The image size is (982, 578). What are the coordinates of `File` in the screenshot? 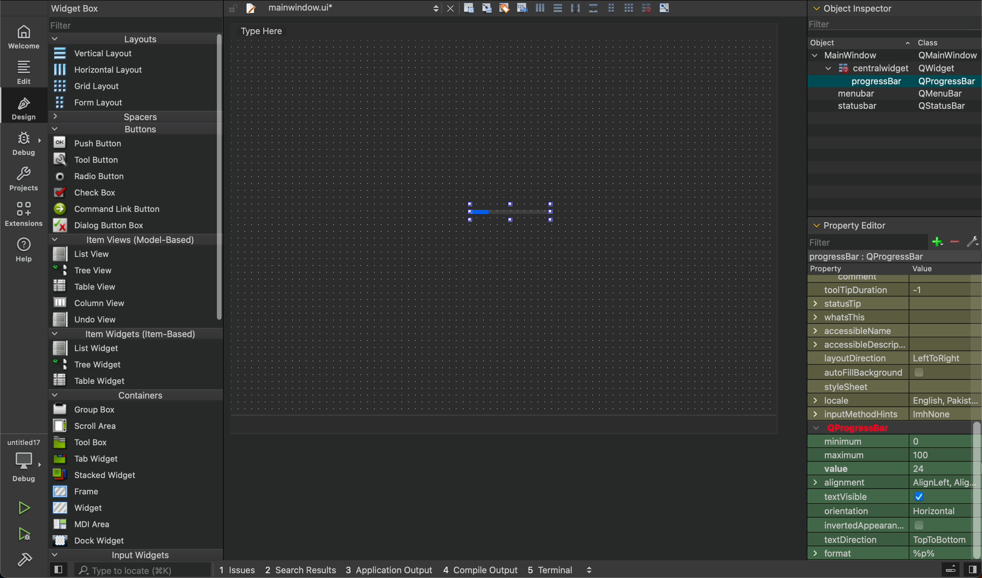 It's located at (87, 348).